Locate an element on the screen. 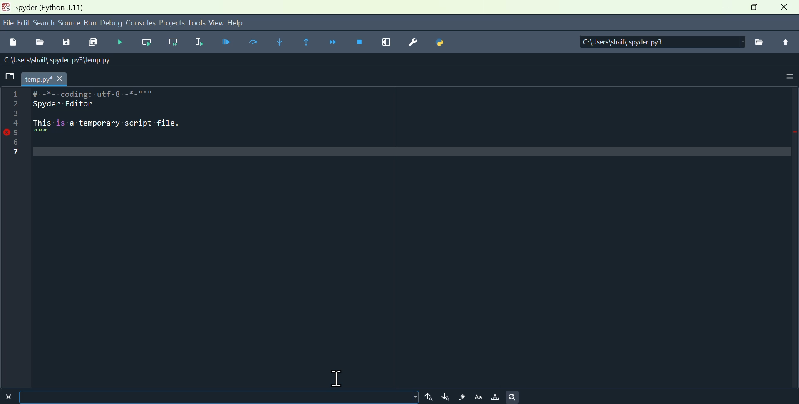  Run current cell go to the next one is located at coordinates (171, 43).